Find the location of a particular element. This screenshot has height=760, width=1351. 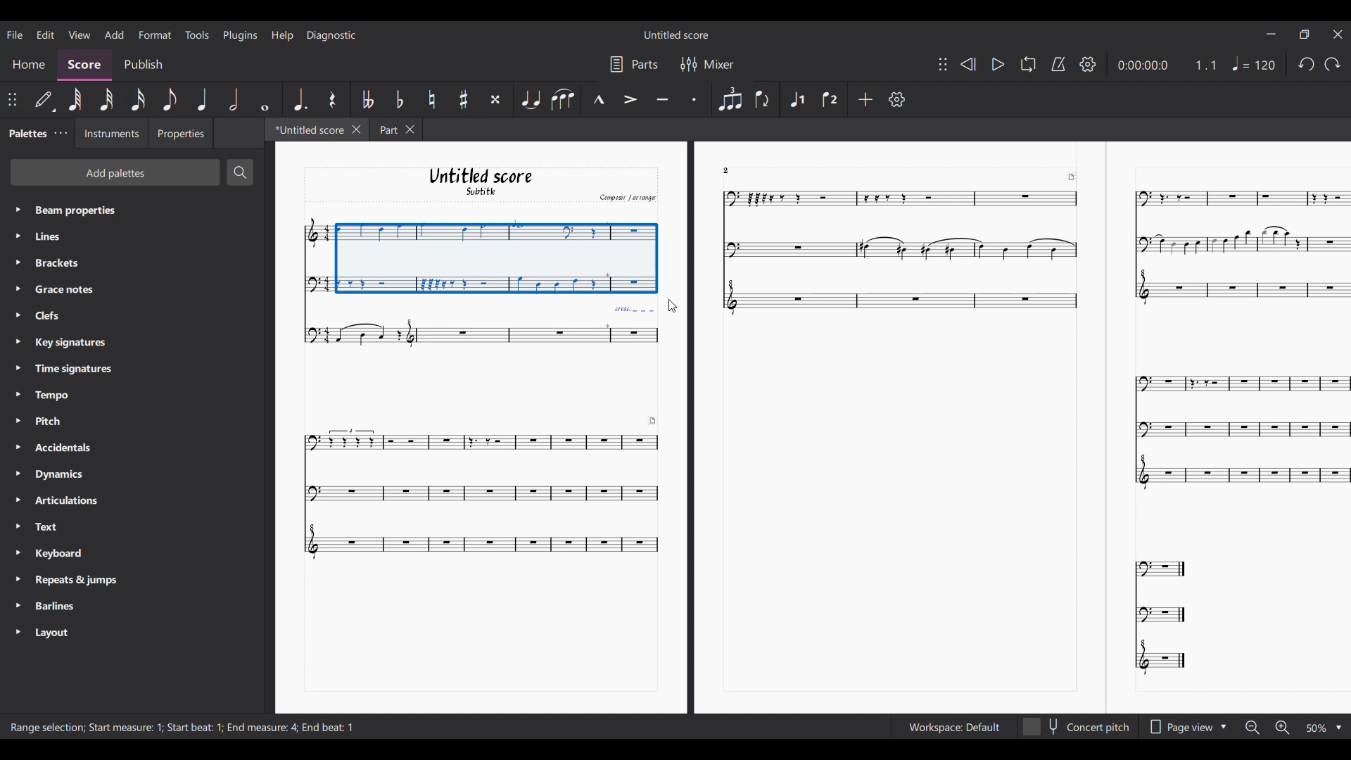

Barlines is located at coordinates (58, 607).